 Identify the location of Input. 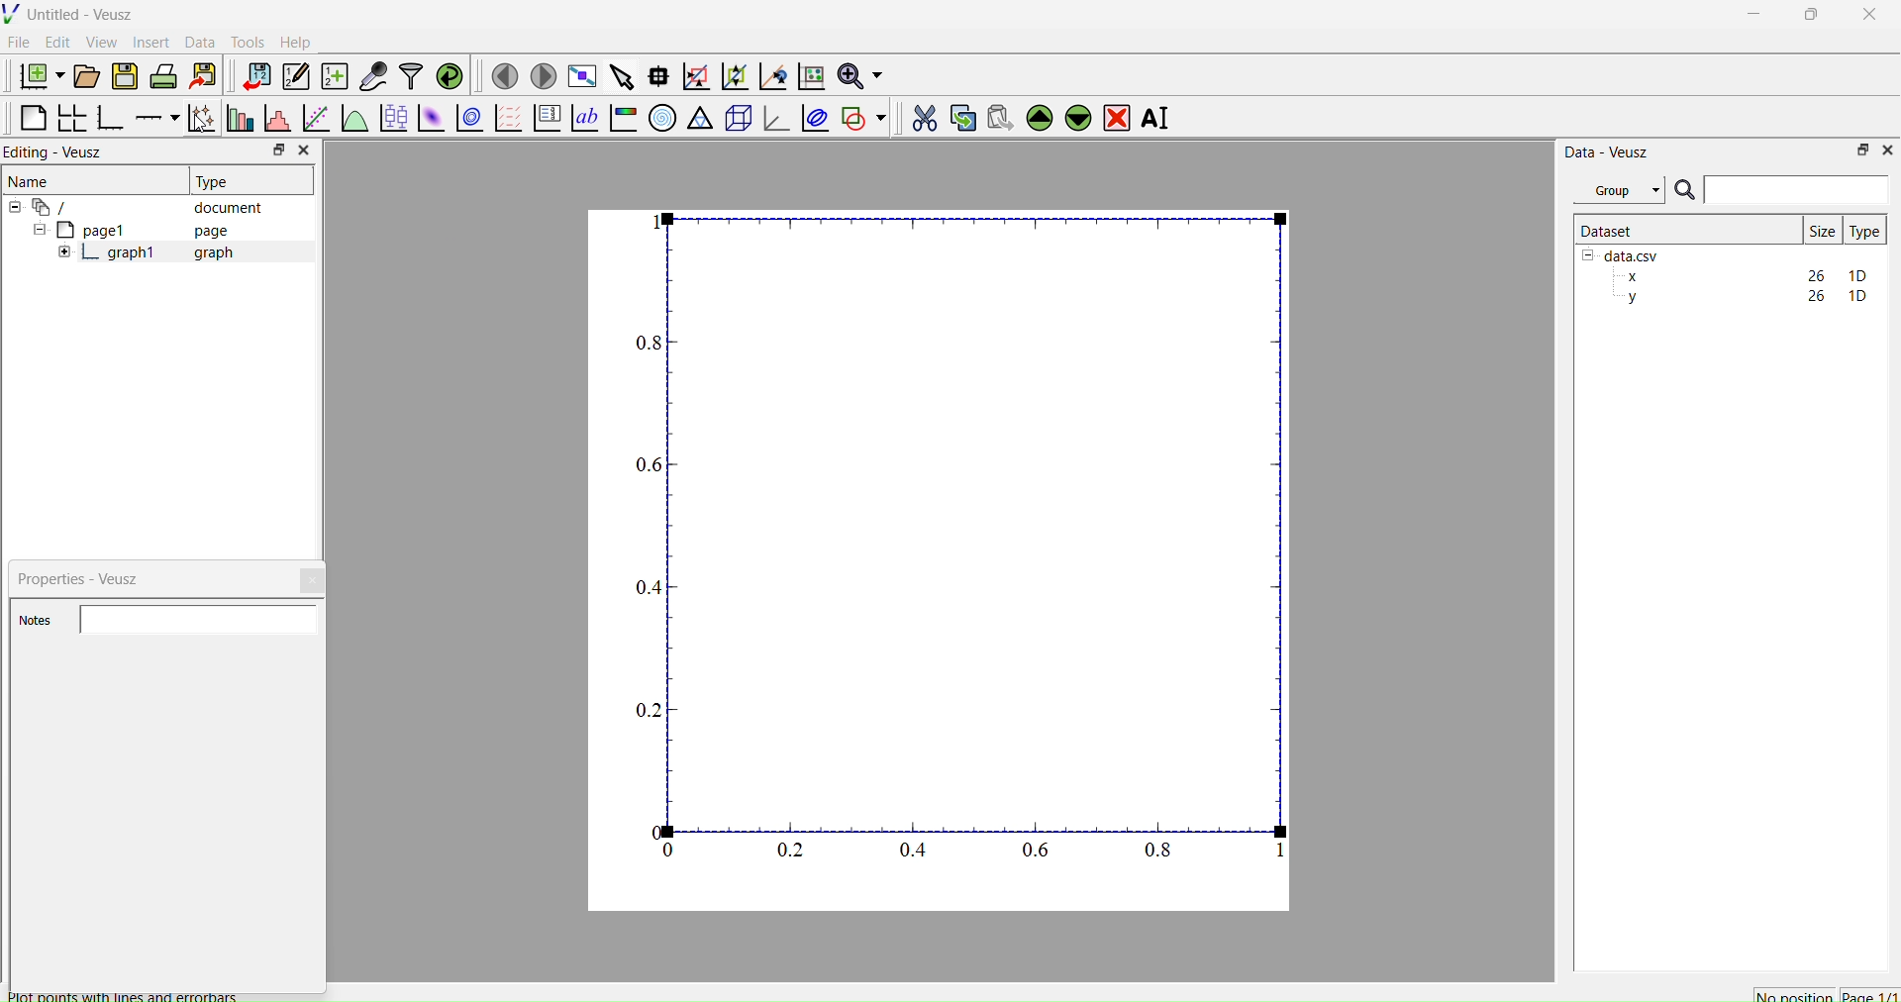
(1796, 189).